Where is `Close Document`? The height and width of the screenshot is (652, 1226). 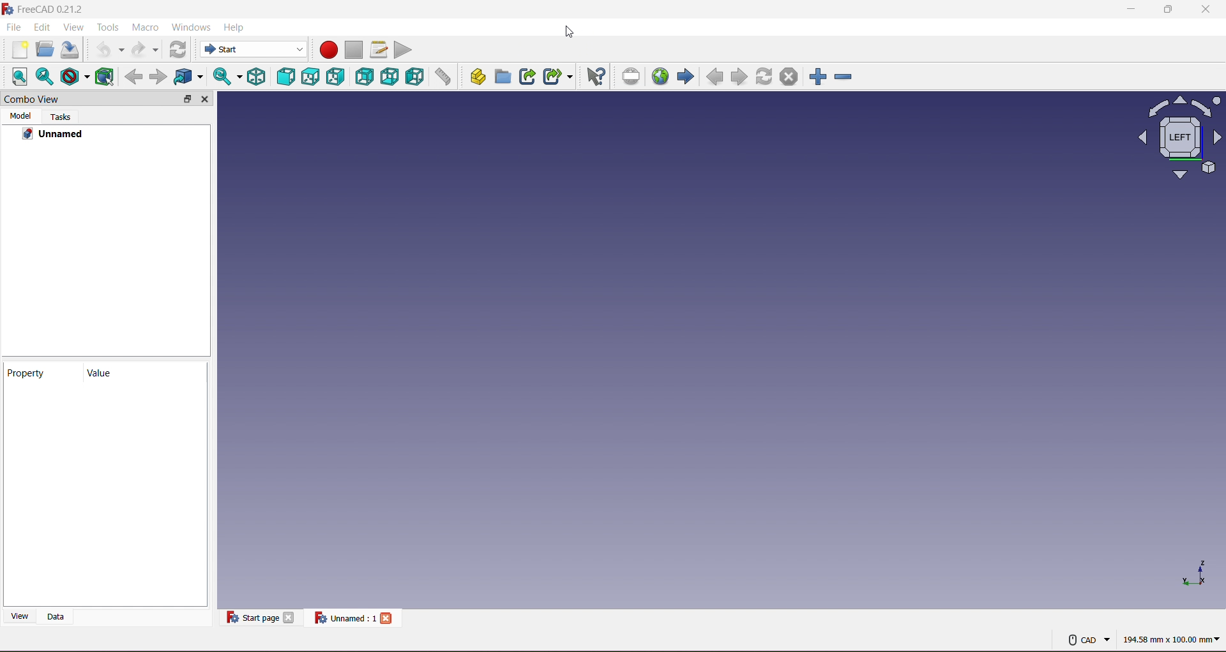 Close Document is located at coordinates (789, 76).